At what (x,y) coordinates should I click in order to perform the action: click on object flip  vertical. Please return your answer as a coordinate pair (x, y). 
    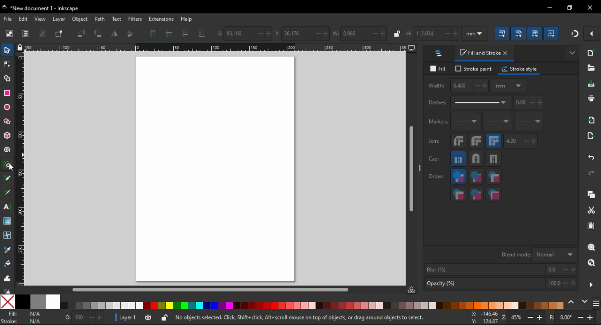
    Looking at the image, I should click on (131, 33).